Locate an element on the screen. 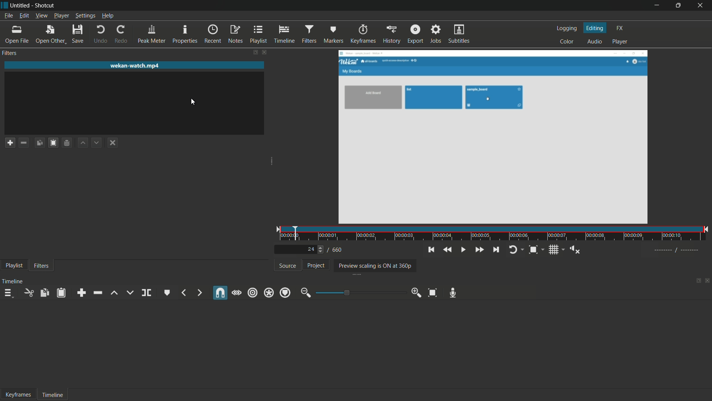  player menu is located at coordinates (61, 16).